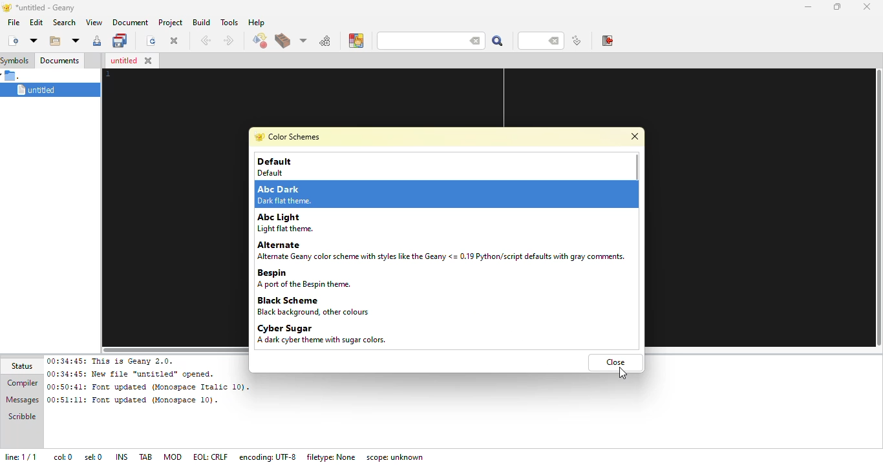  Describe the element at coordinates (16, 60) in the screenshot. I see `symbols` at that location.